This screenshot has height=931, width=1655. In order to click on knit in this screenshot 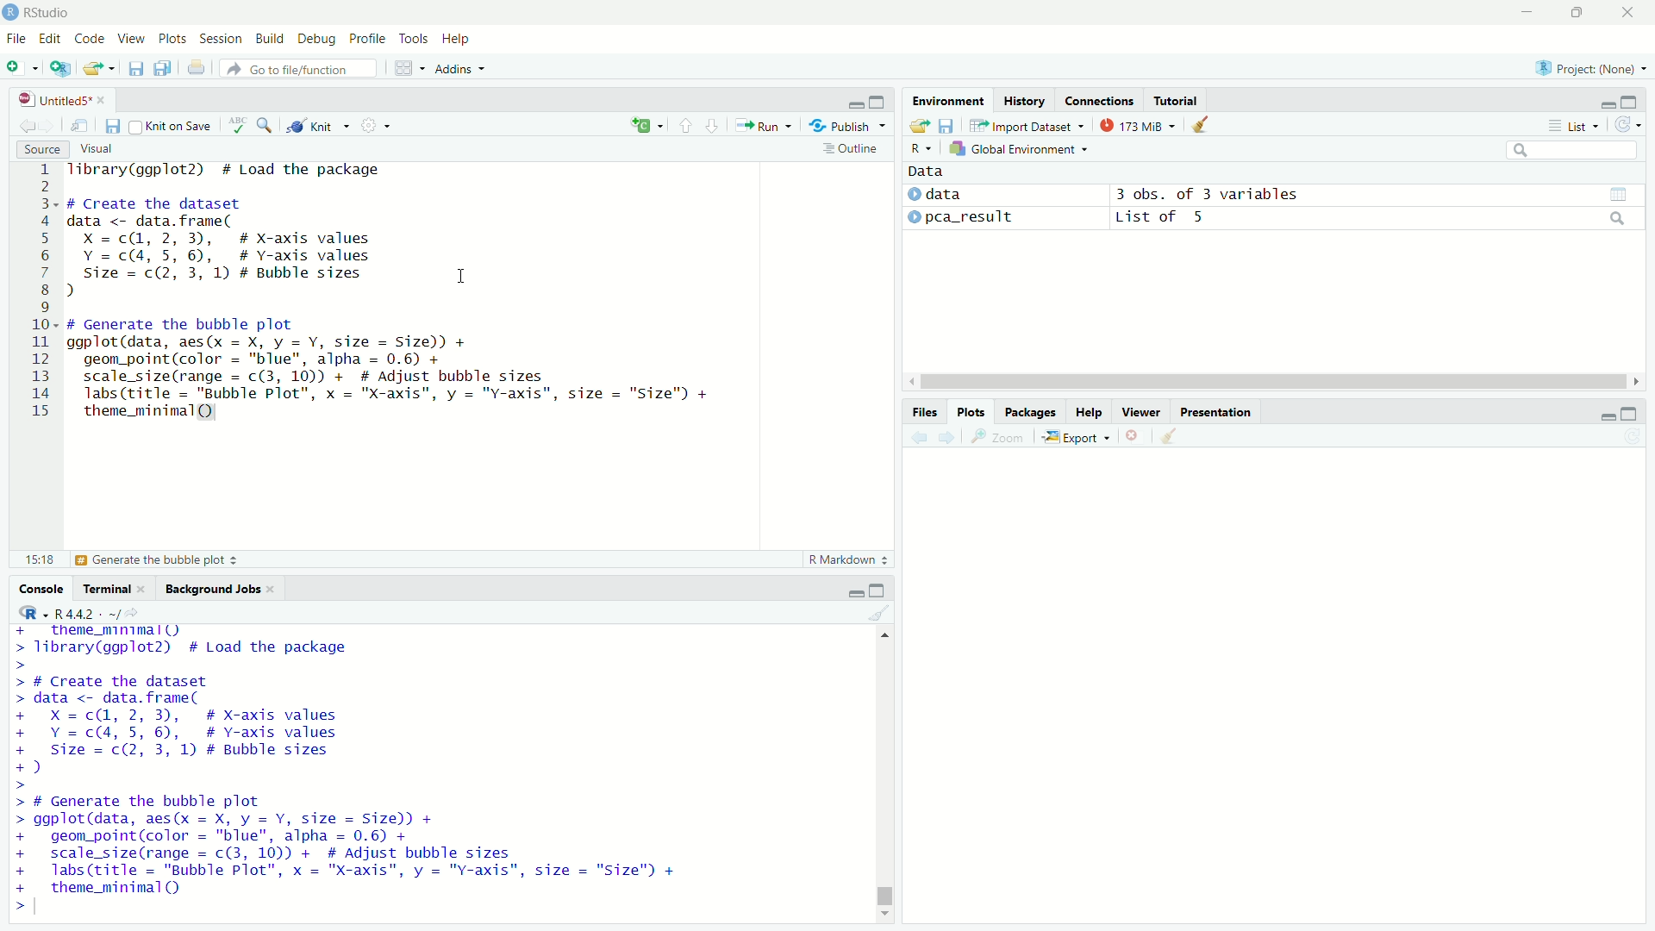, I will do `click(319, 124)`.